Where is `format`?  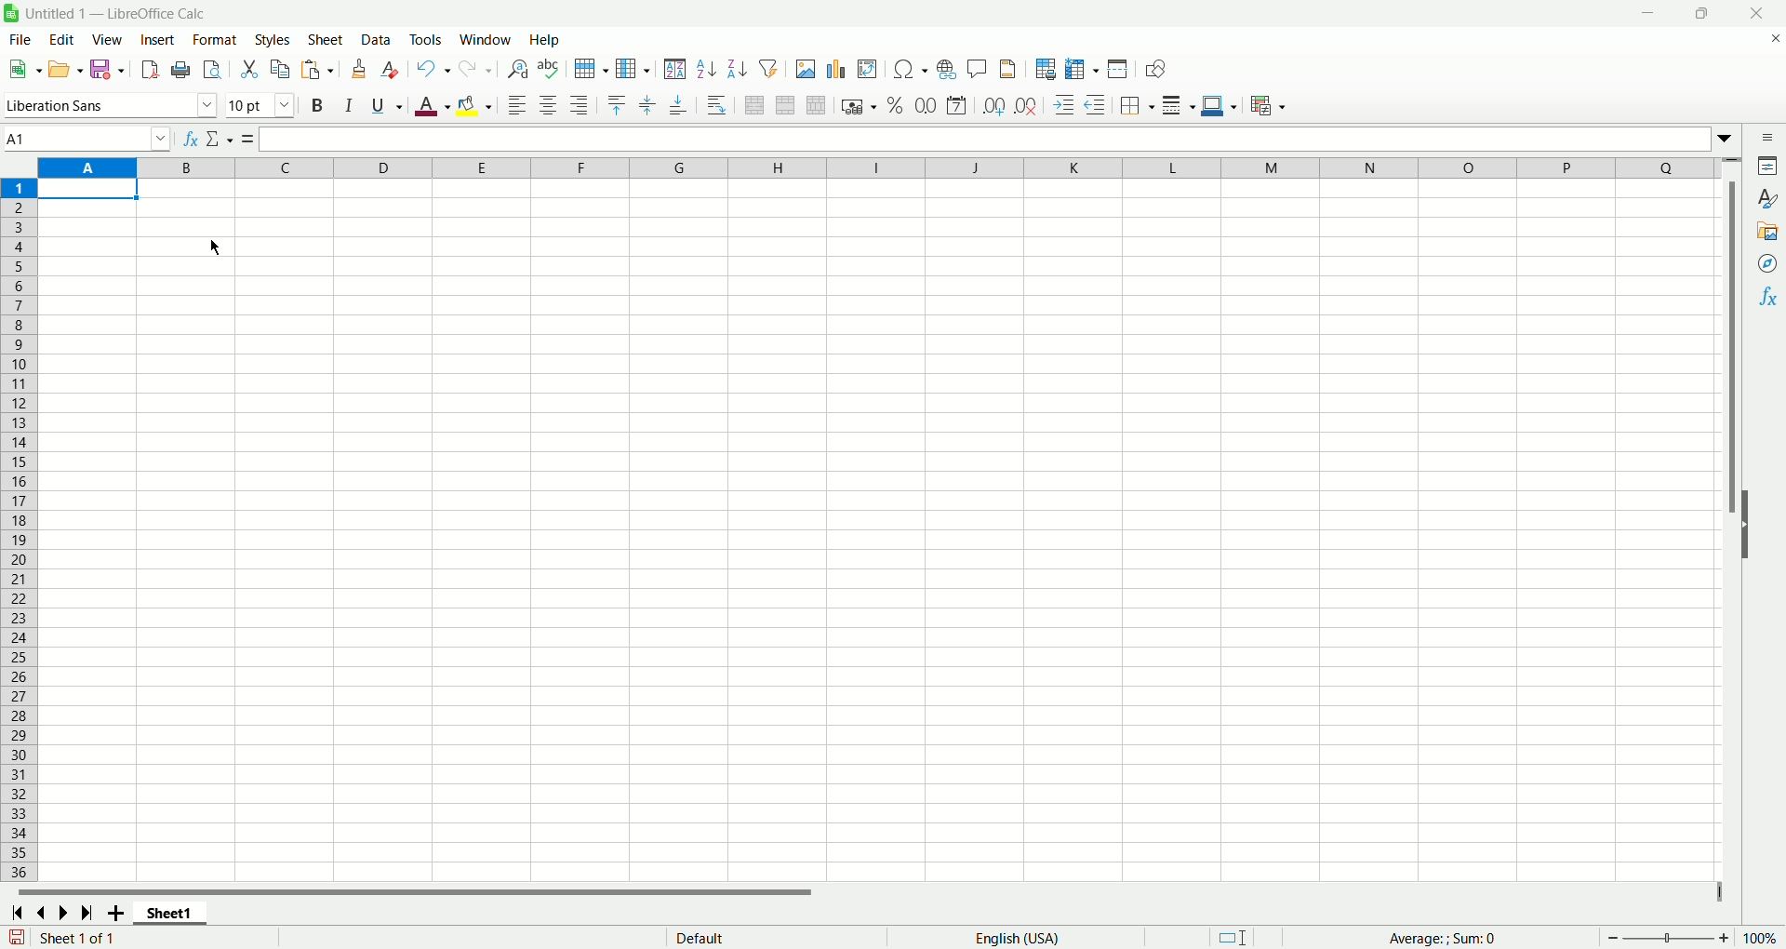 format is located at coordinates (214, 39).